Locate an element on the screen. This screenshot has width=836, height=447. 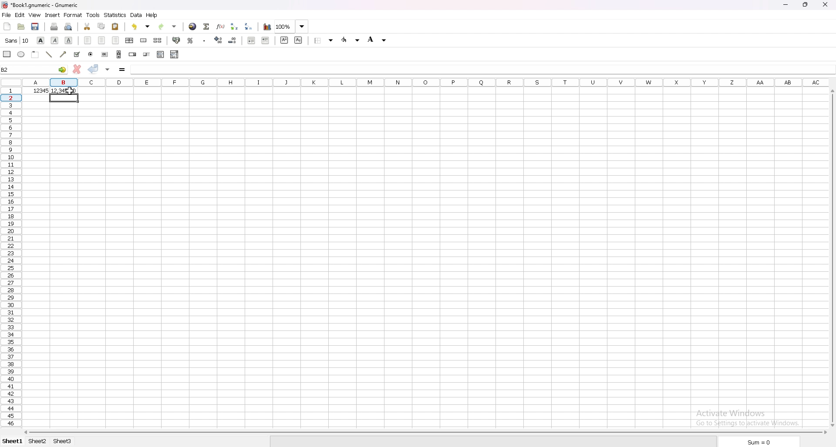
subscript is located at coordinates (298, 40).